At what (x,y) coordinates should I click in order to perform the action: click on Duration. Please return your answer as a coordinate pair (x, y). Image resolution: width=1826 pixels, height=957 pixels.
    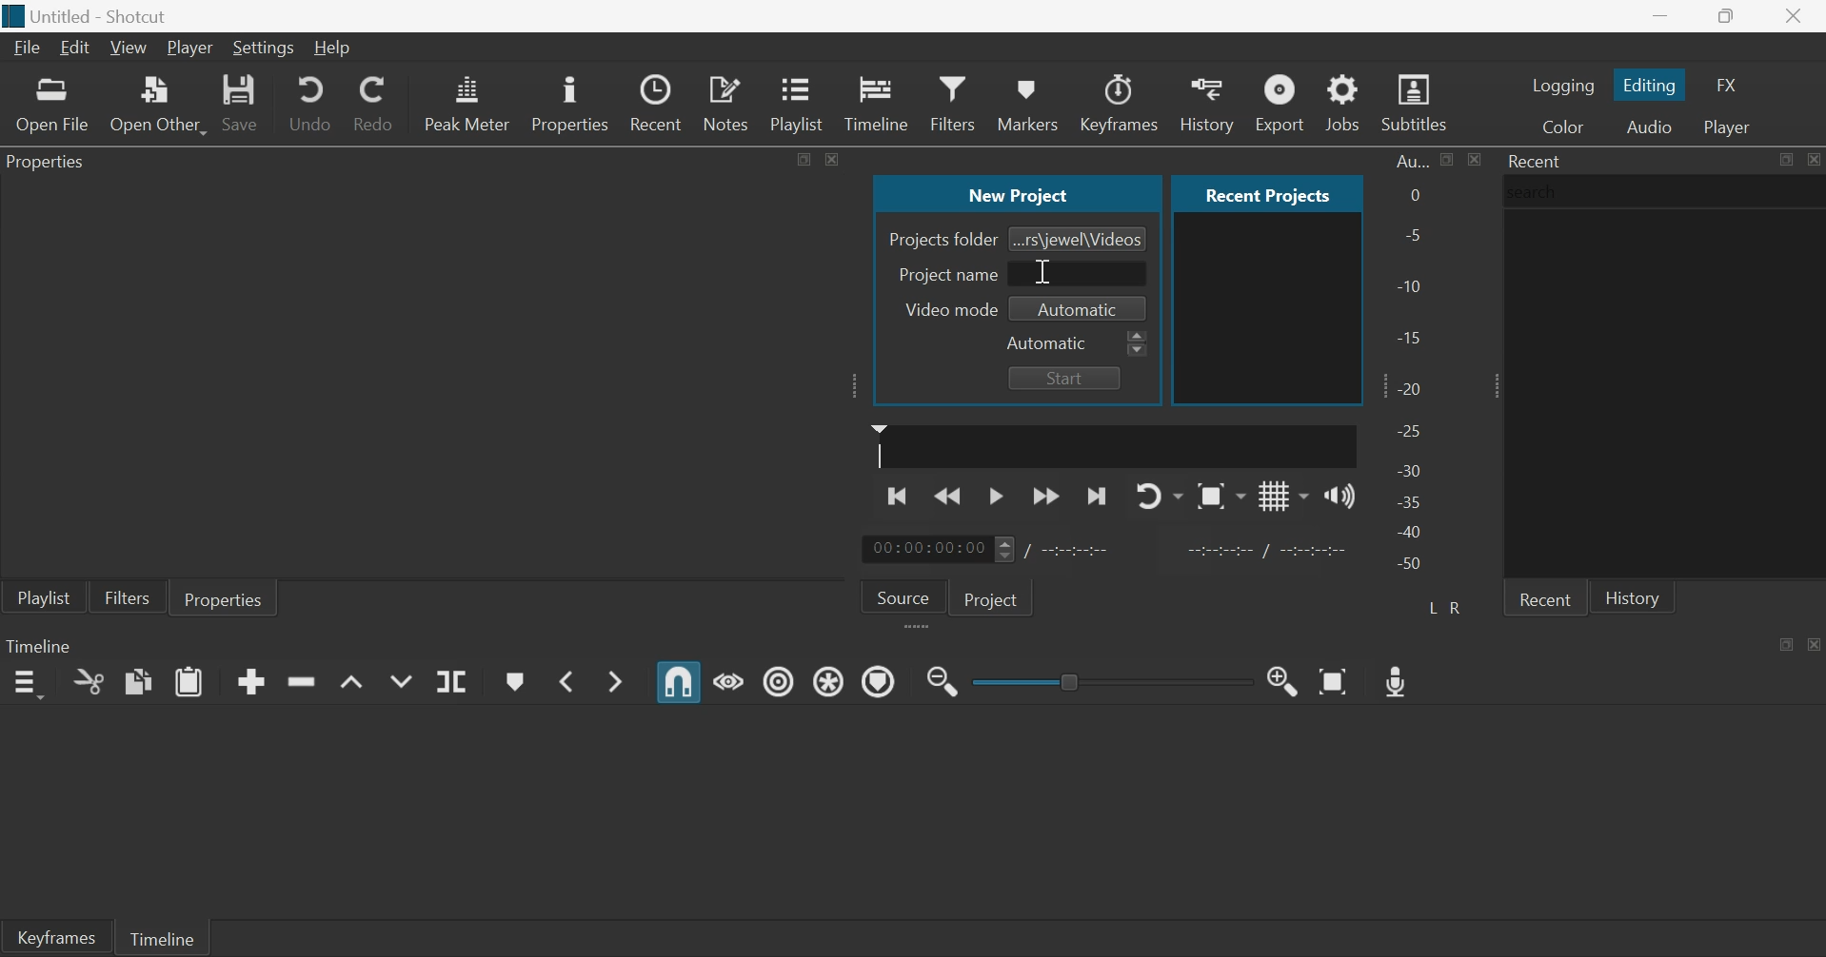
    Looking at the image, I should click on (1078, 550).